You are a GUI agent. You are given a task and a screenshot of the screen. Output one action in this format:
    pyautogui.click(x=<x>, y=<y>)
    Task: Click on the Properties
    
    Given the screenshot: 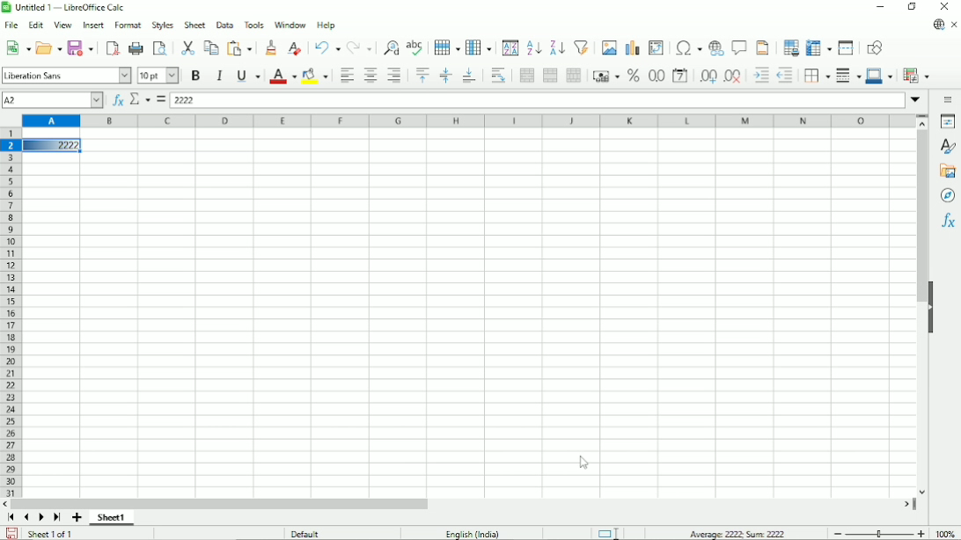 What is the action you would take?
    pyautogui.click(x=948, y=121)
    